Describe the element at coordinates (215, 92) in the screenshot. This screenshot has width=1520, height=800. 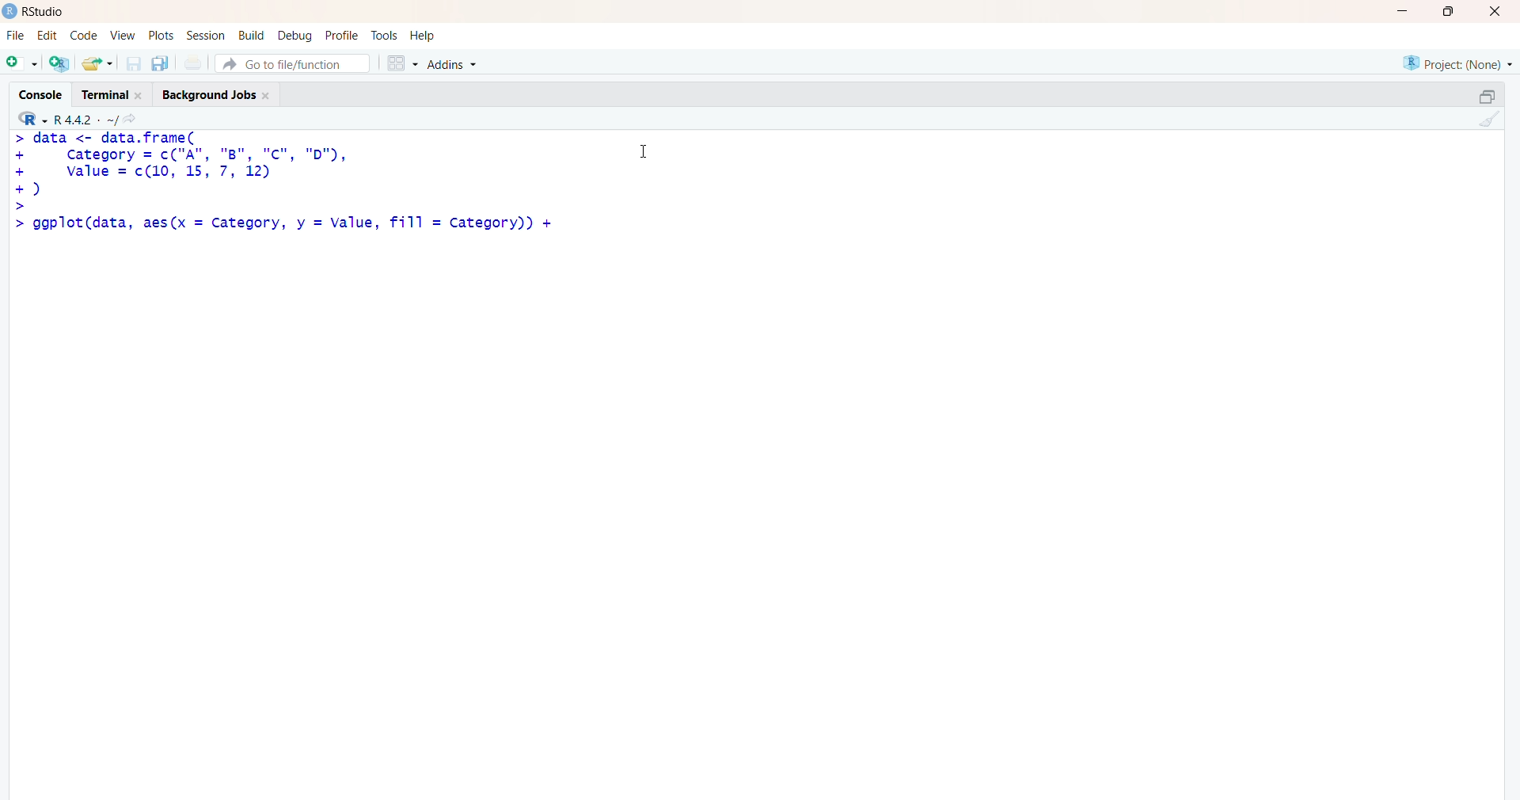
I see `Background Jobs` at that location.